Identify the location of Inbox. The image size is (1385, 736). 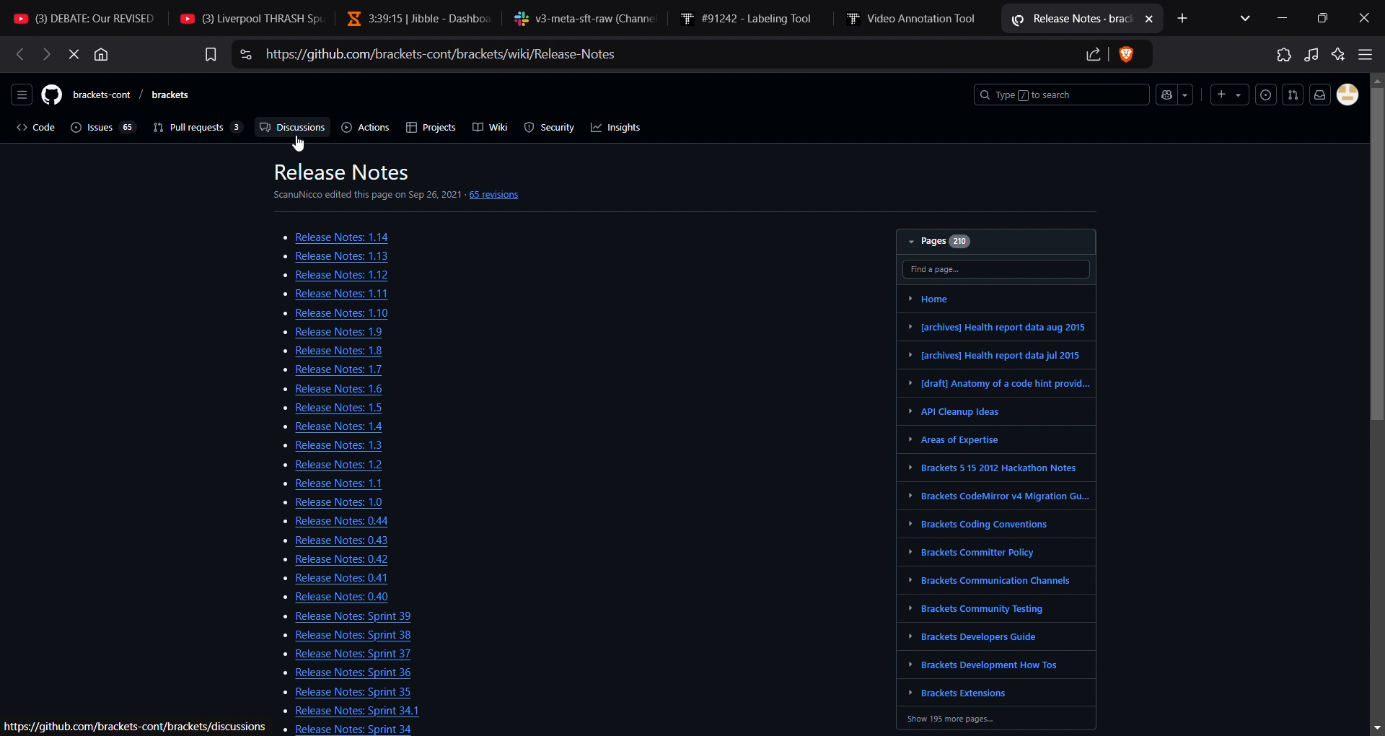
(1320, 94).